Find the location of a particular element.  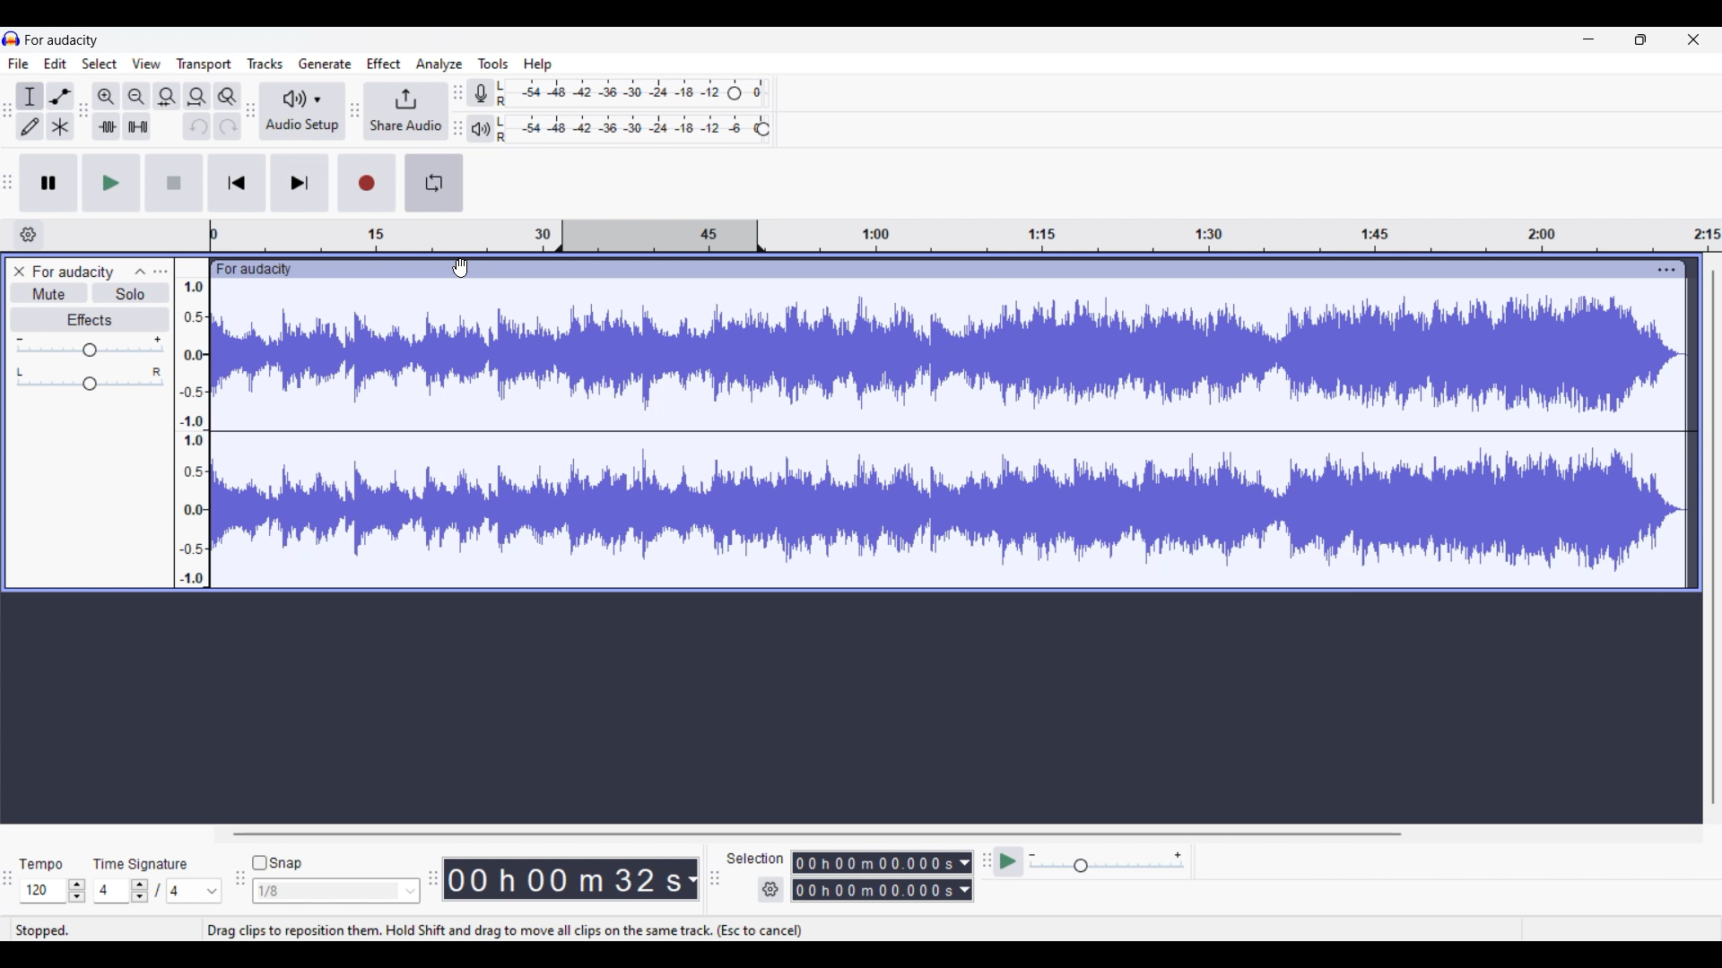

Timeline options is located at coordinates (30, 234).